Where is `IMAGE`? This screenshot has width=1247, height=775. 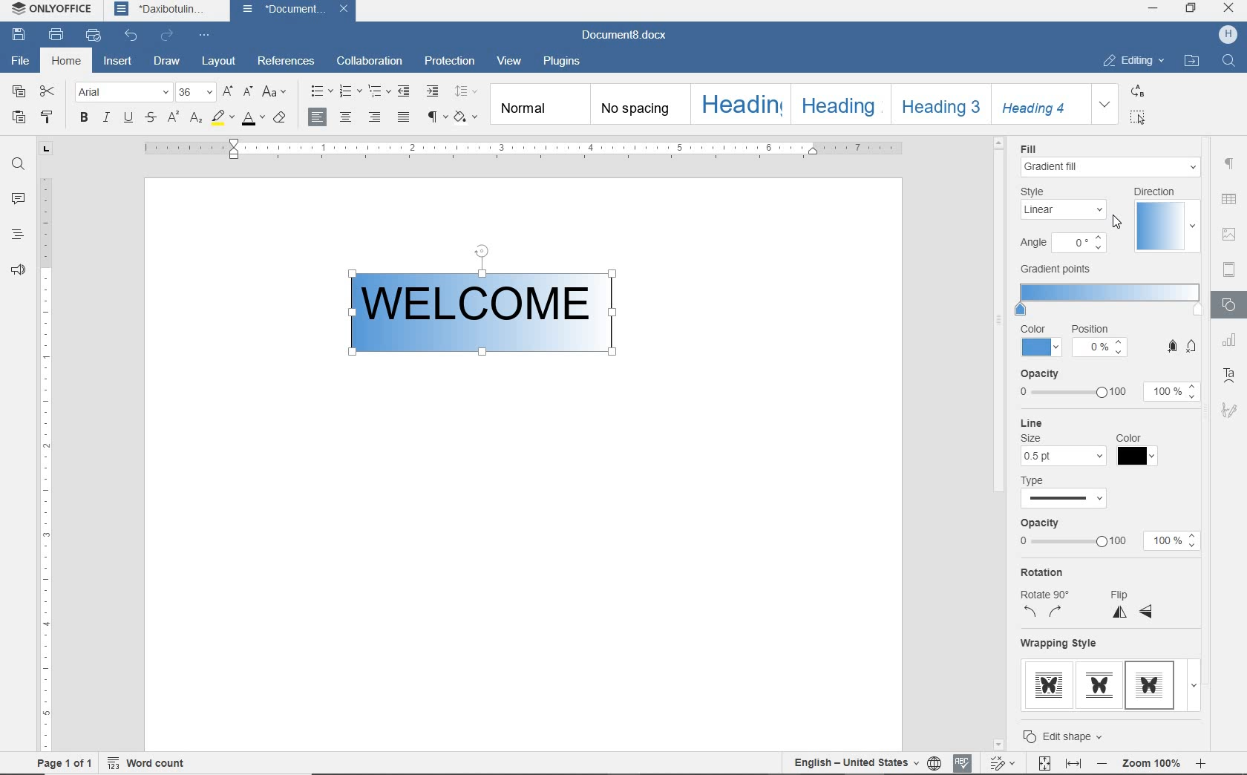 IMAGE is located at coordinates (1230, 234).